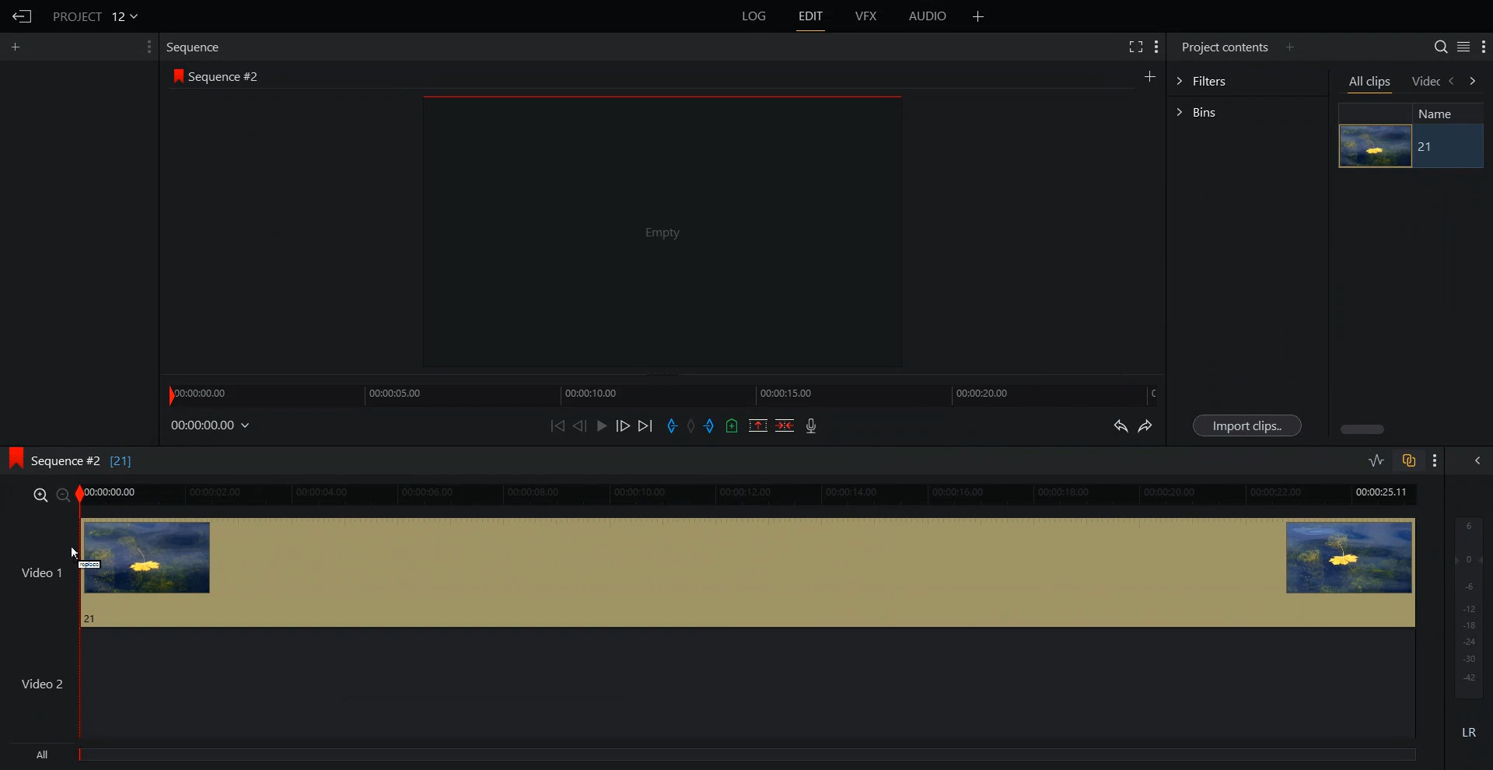  Describe the element at coordinates (1428, 147) in the screenshot. I see `21` at that location.